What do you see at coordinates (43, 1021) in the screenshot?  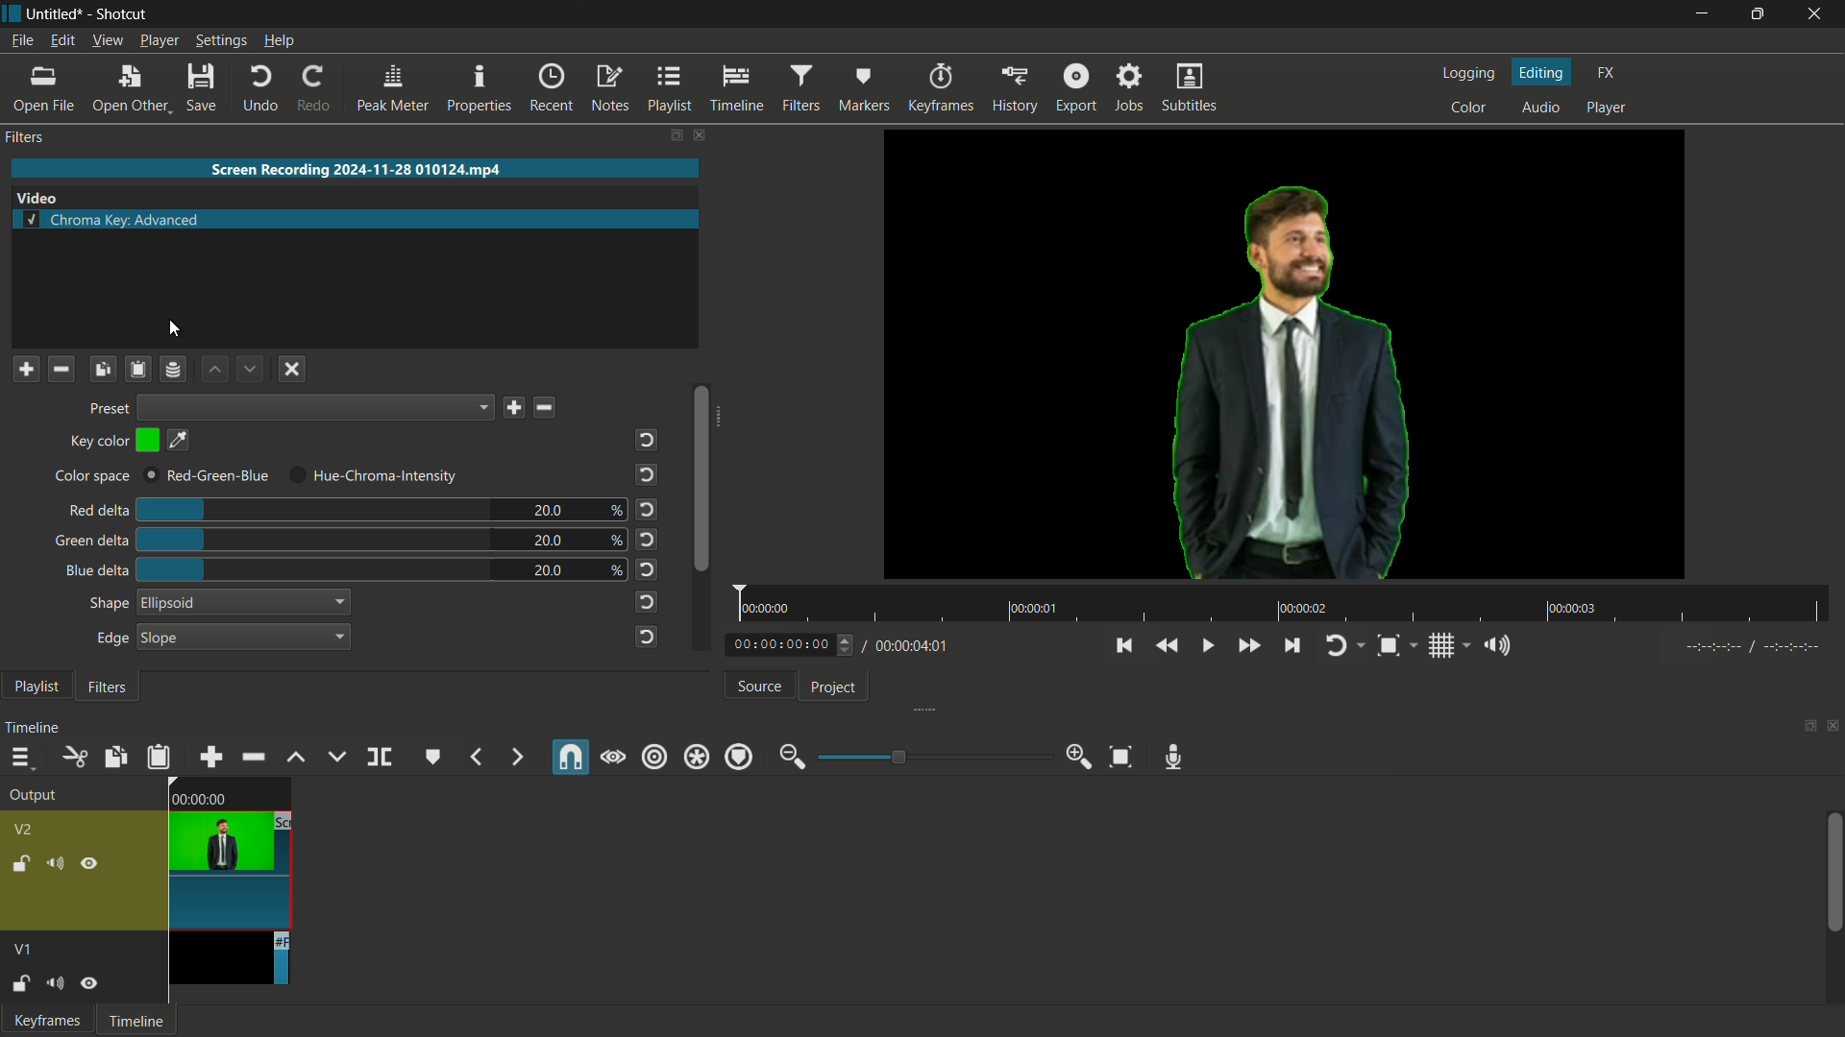 I see `keyframe` at bounding box center [43, 1021].